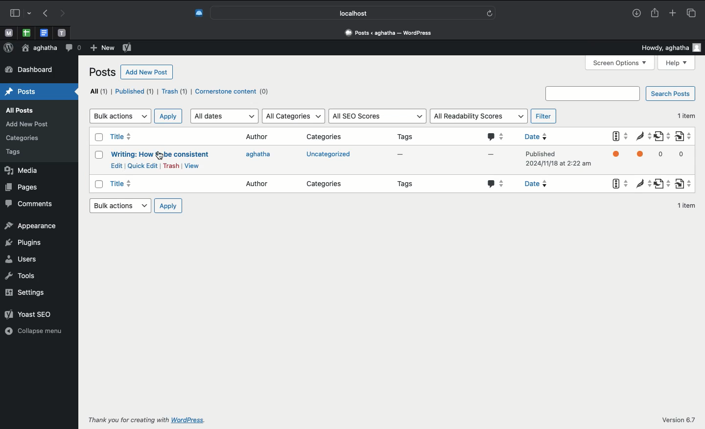 Image resolution: width=705 pixels, height=429 pixels. What do you see at coordinates (17, 153) in the screenshot?
I see `tags` at bounding box center [17, 153].